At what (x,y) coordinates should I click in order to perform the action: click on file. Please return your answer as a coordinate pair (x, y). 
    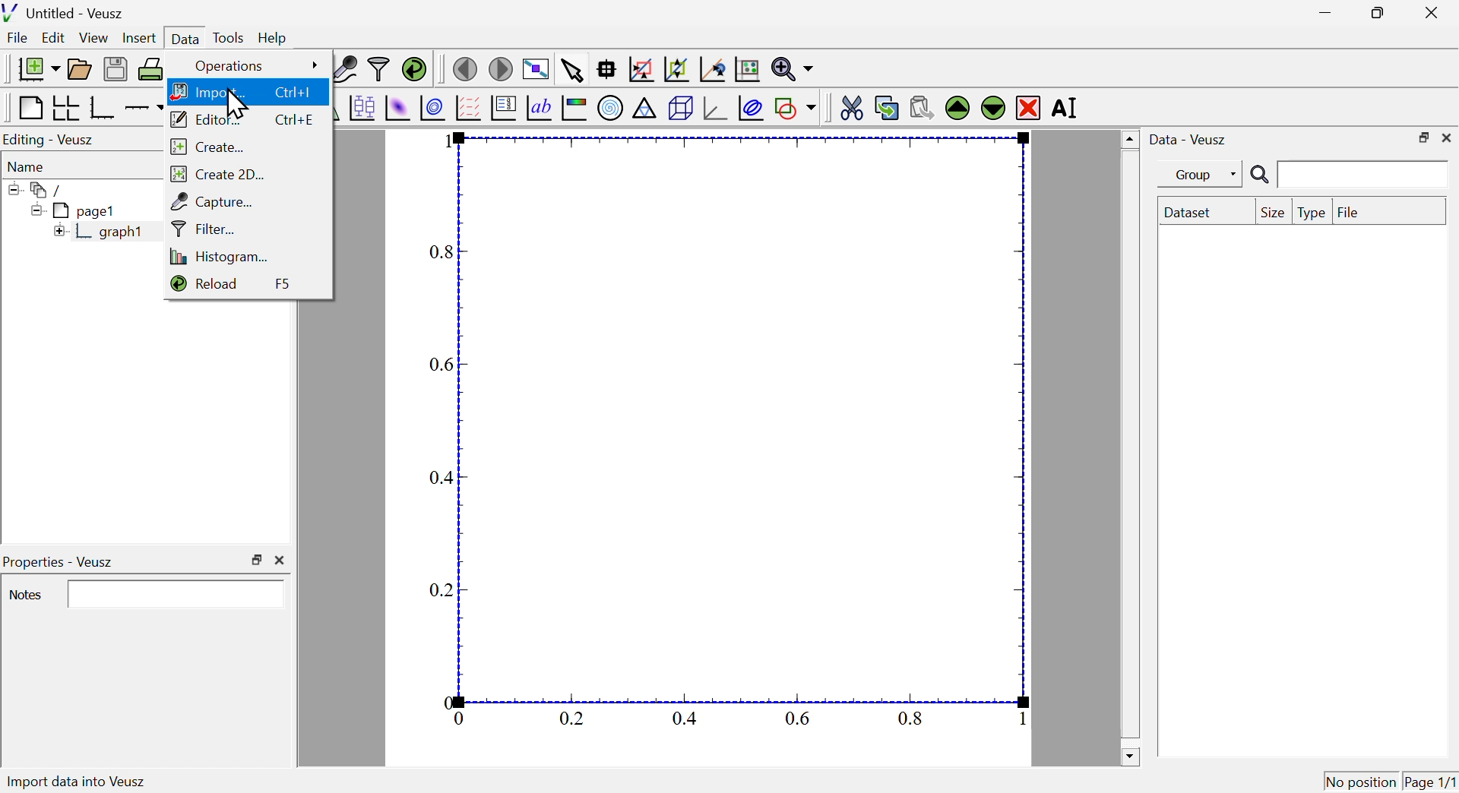
    Looking at the image, I should click on (19, 39).